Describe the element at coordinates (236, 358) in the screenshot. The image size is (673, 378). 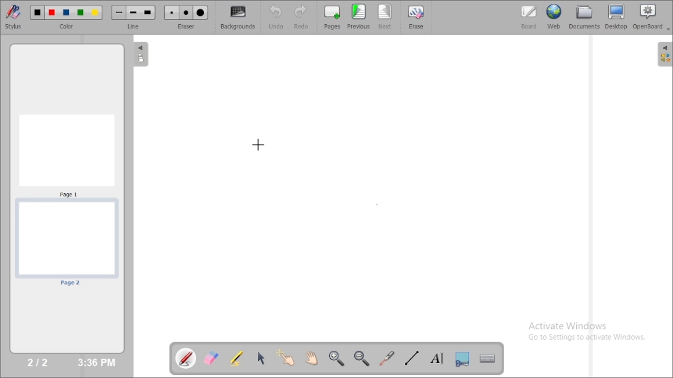
I see `highlight` at that location.